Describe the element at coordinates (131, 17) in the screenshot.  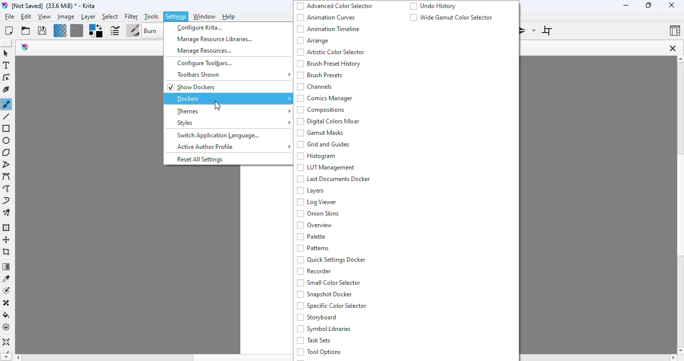
I see `filter` at that location.